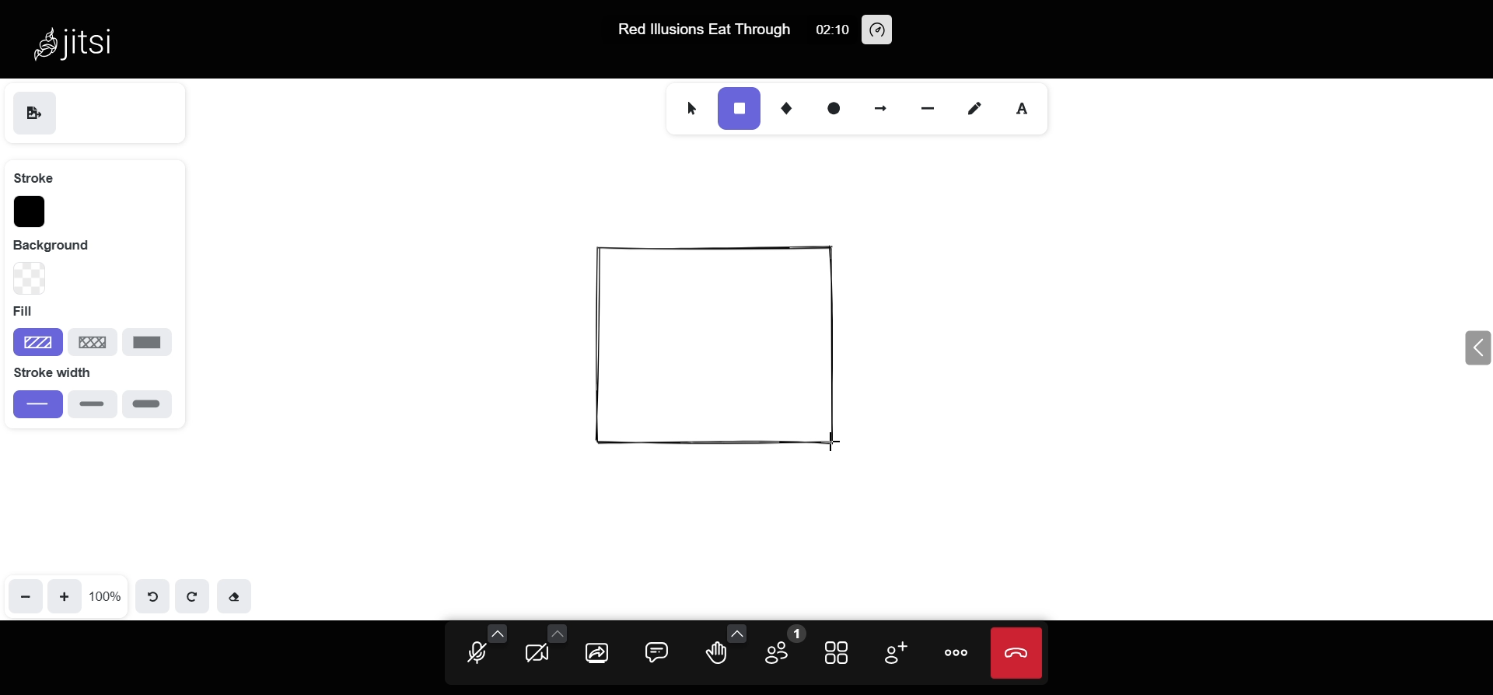  What do you see at coordinates (148, 343) in the screenshot?
I see `solid` at bounding box center [148, 343].